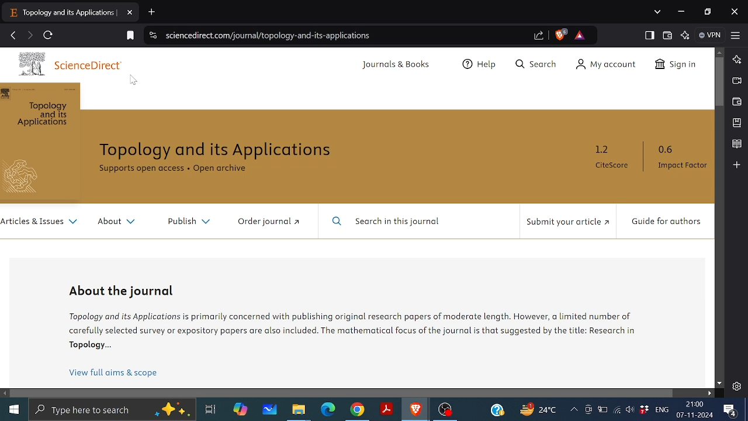  I want to click on , so click(658, 12).